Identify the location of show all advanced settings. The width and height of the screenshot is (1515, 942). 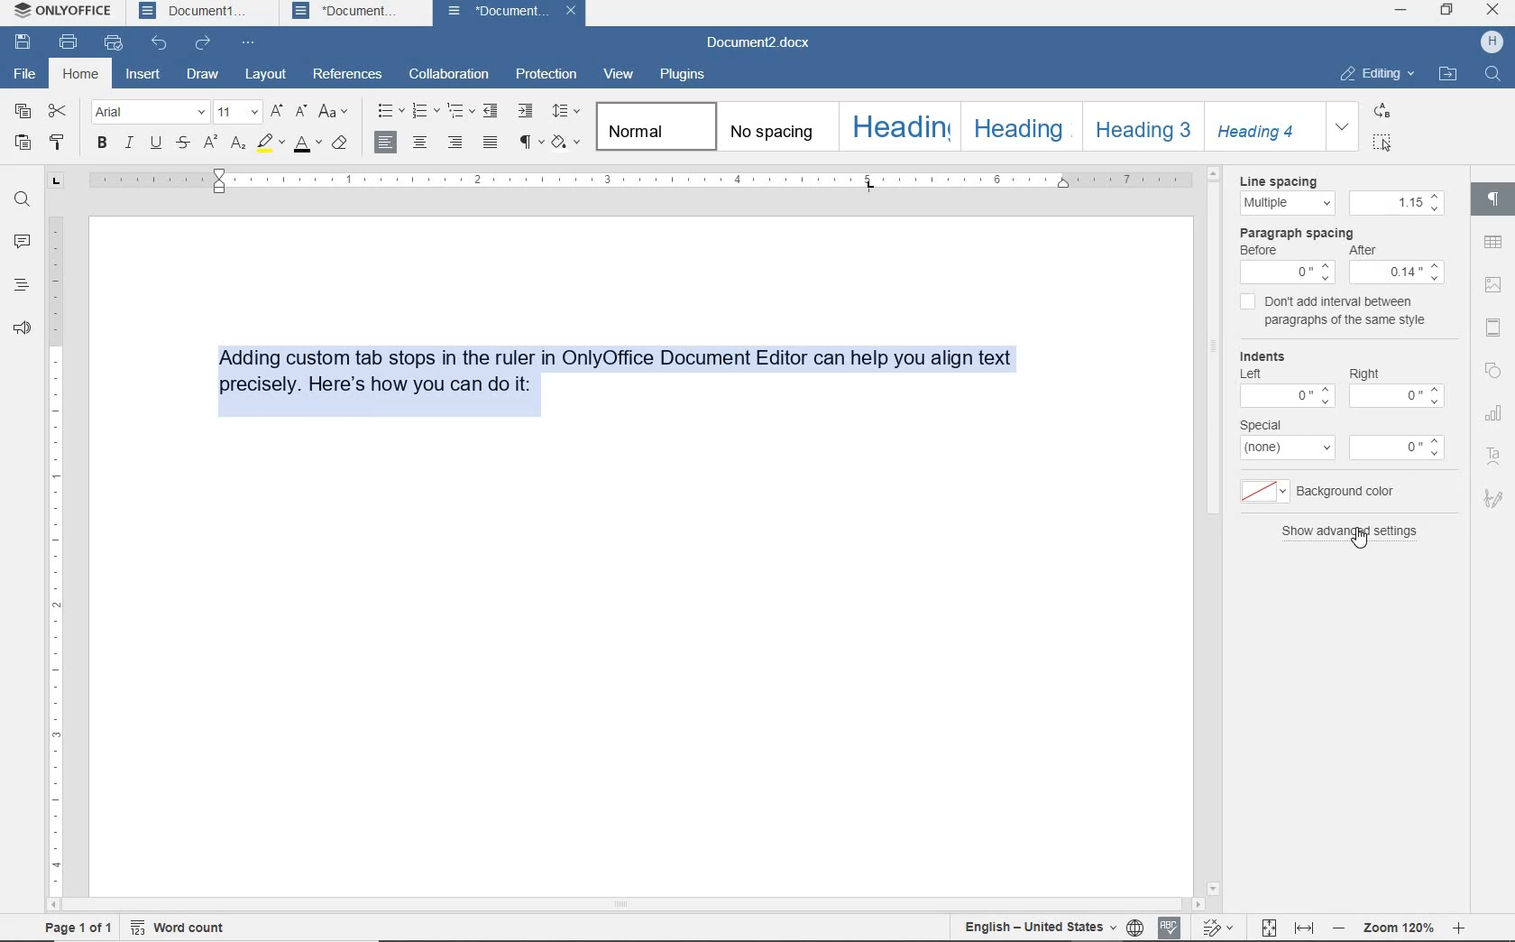
(1358, 532).